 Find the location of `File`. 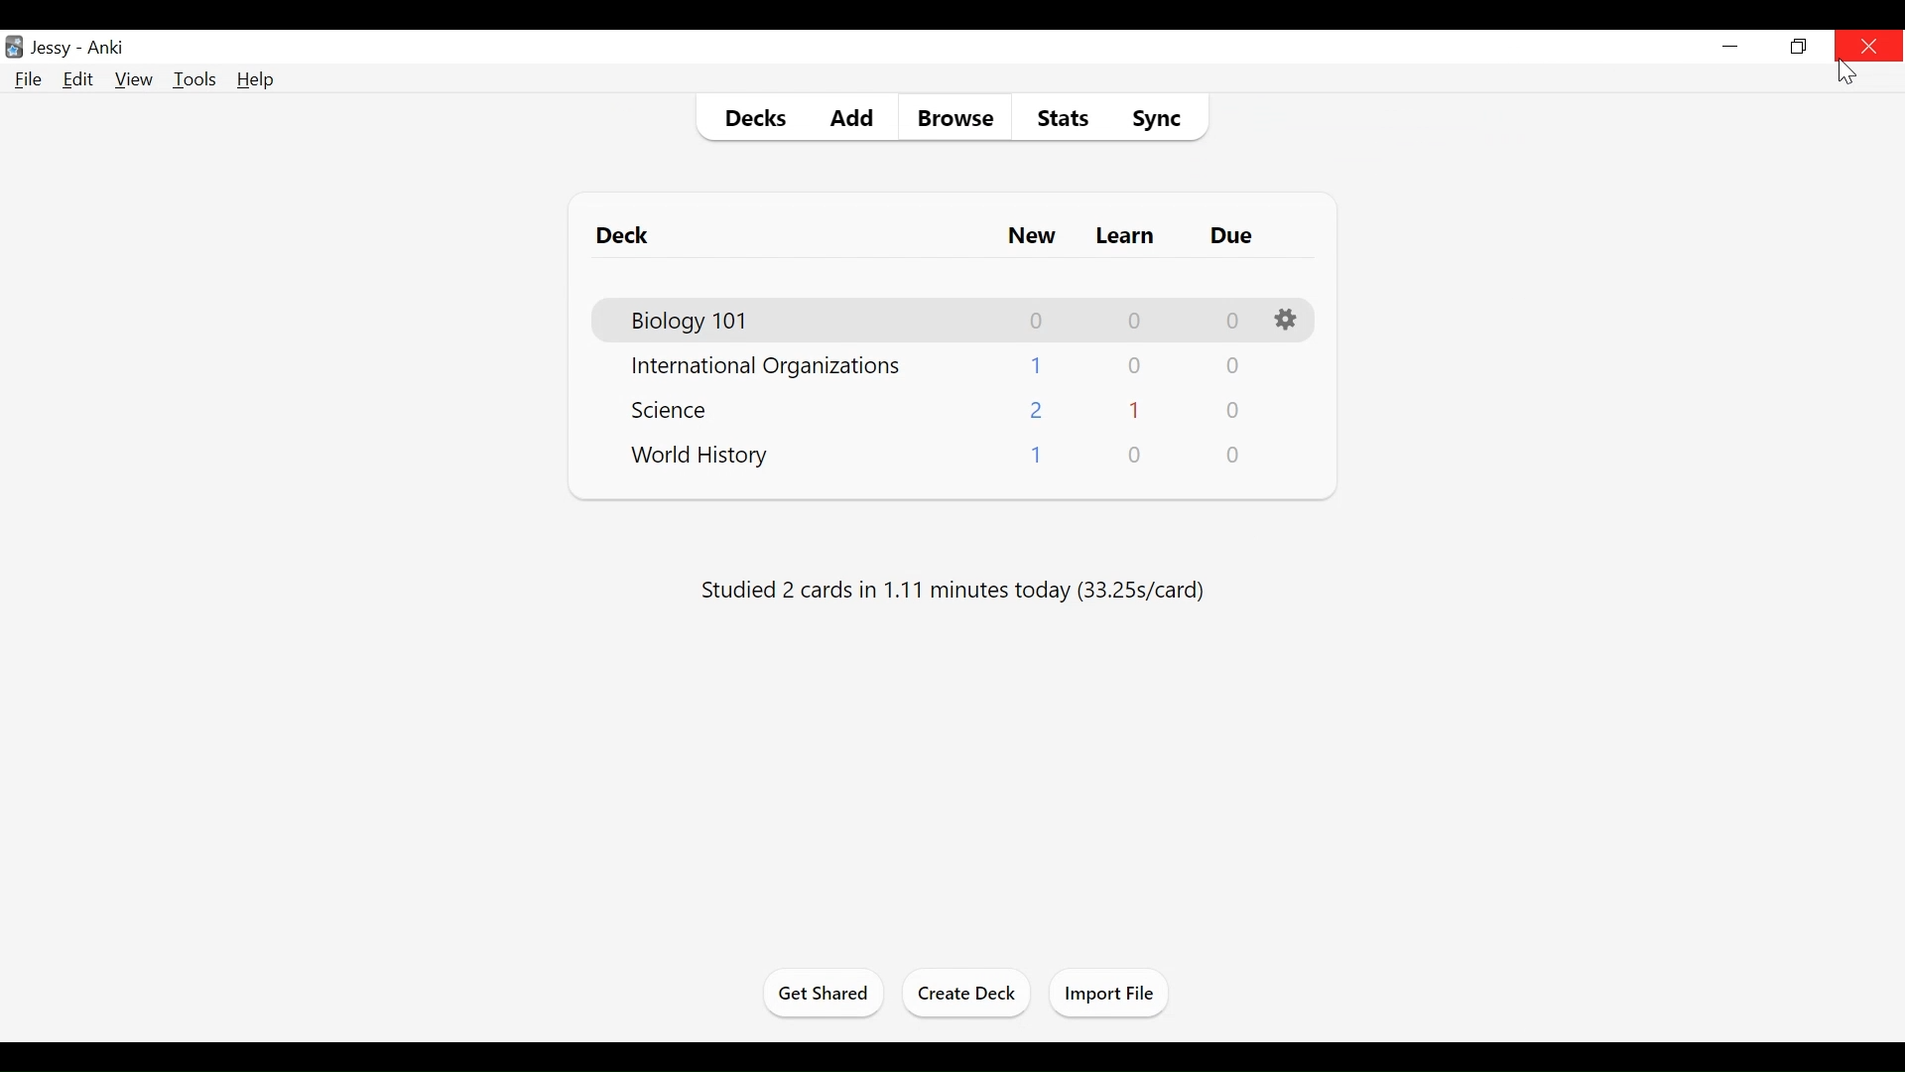

File is located at coordinates (28, 79).